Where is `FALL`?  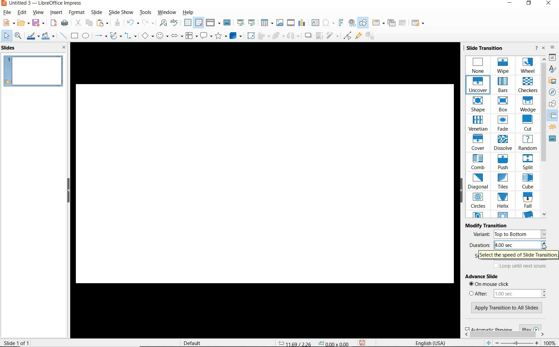 FALL is located at coordinates (527, 201).